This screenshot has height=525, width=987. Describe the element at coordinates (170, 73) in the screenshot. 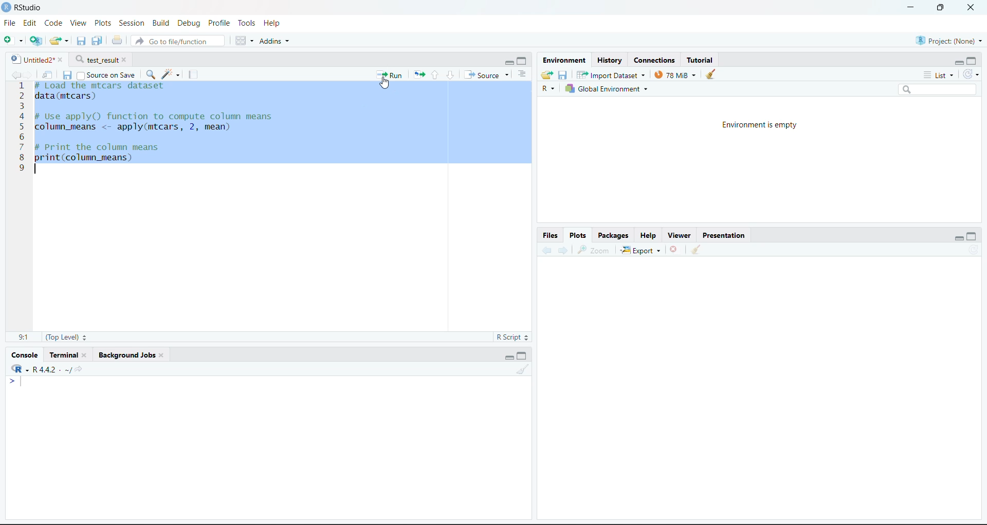

I see `Code Tools` at that location.